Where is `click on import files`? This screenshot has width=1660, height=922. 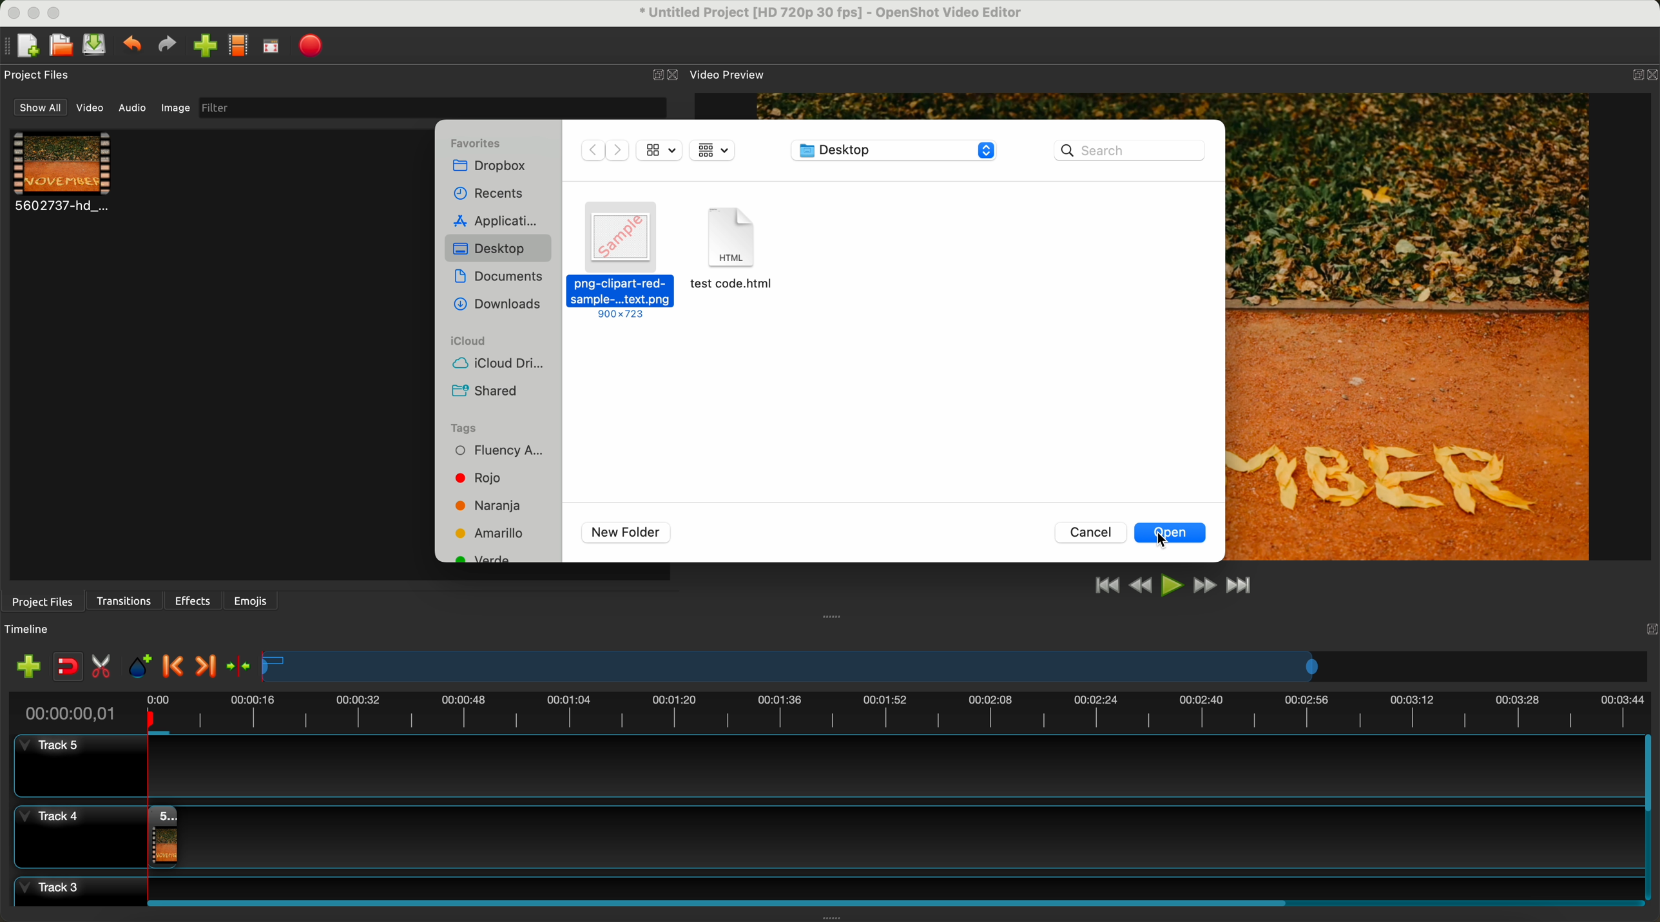
click on import files is located at coordinates (207, 47).